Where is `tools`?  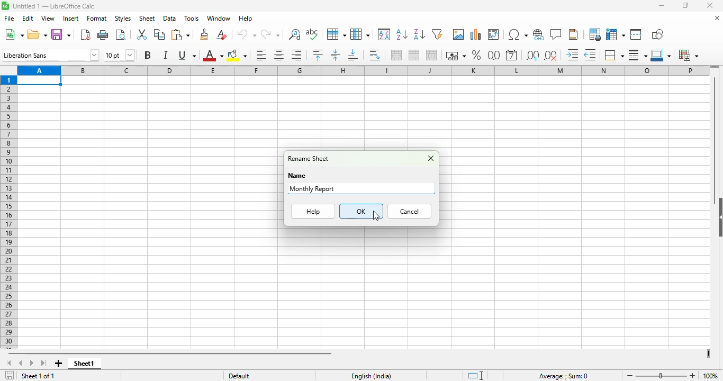 tools is located at coordinates (192, 18).